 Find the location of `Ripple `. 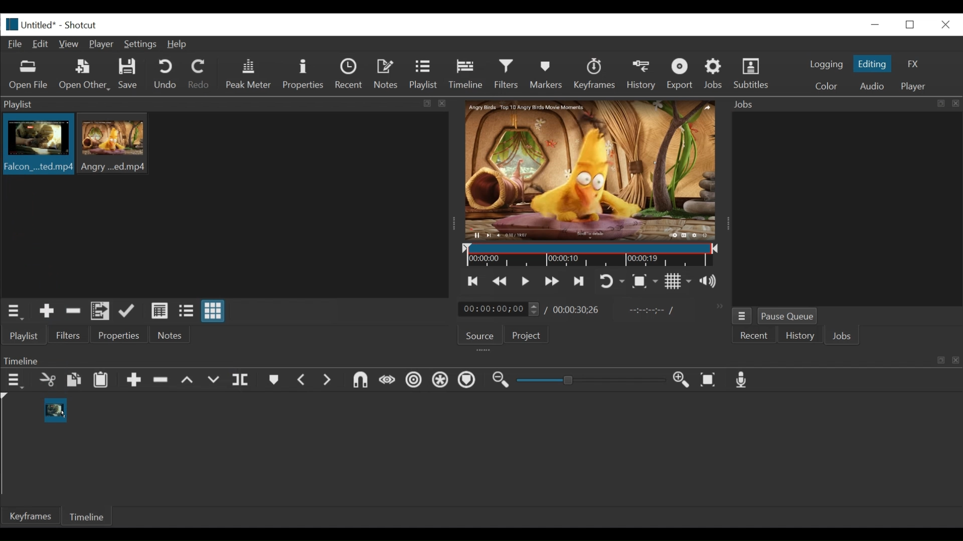

Ripple  is located at coordinates (414, 381).